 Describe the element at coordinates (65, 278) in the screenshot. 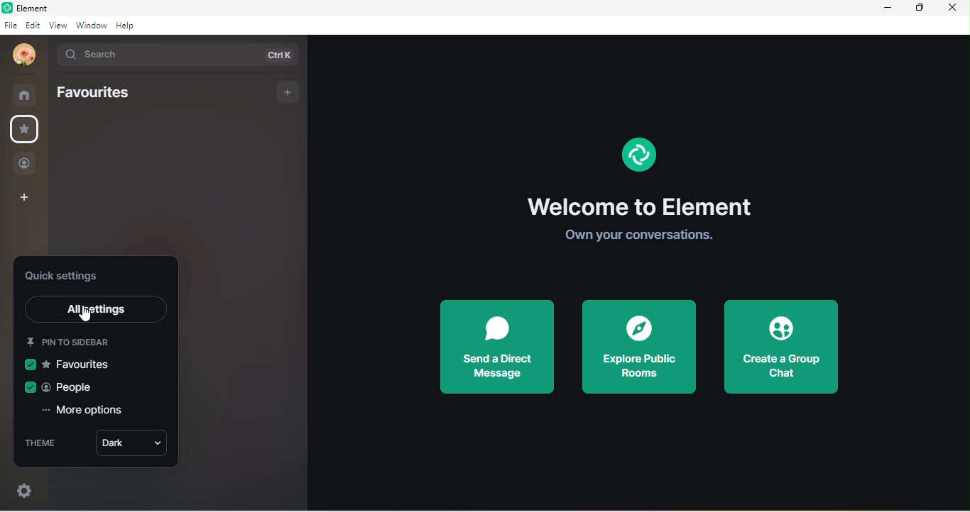

I see `quick setting` at that location.